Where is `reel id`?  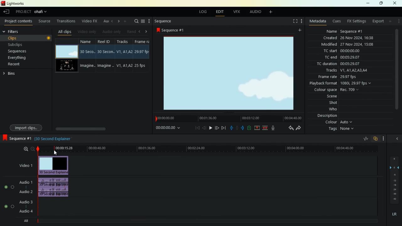
reel id is located at coordinates (106, 42).